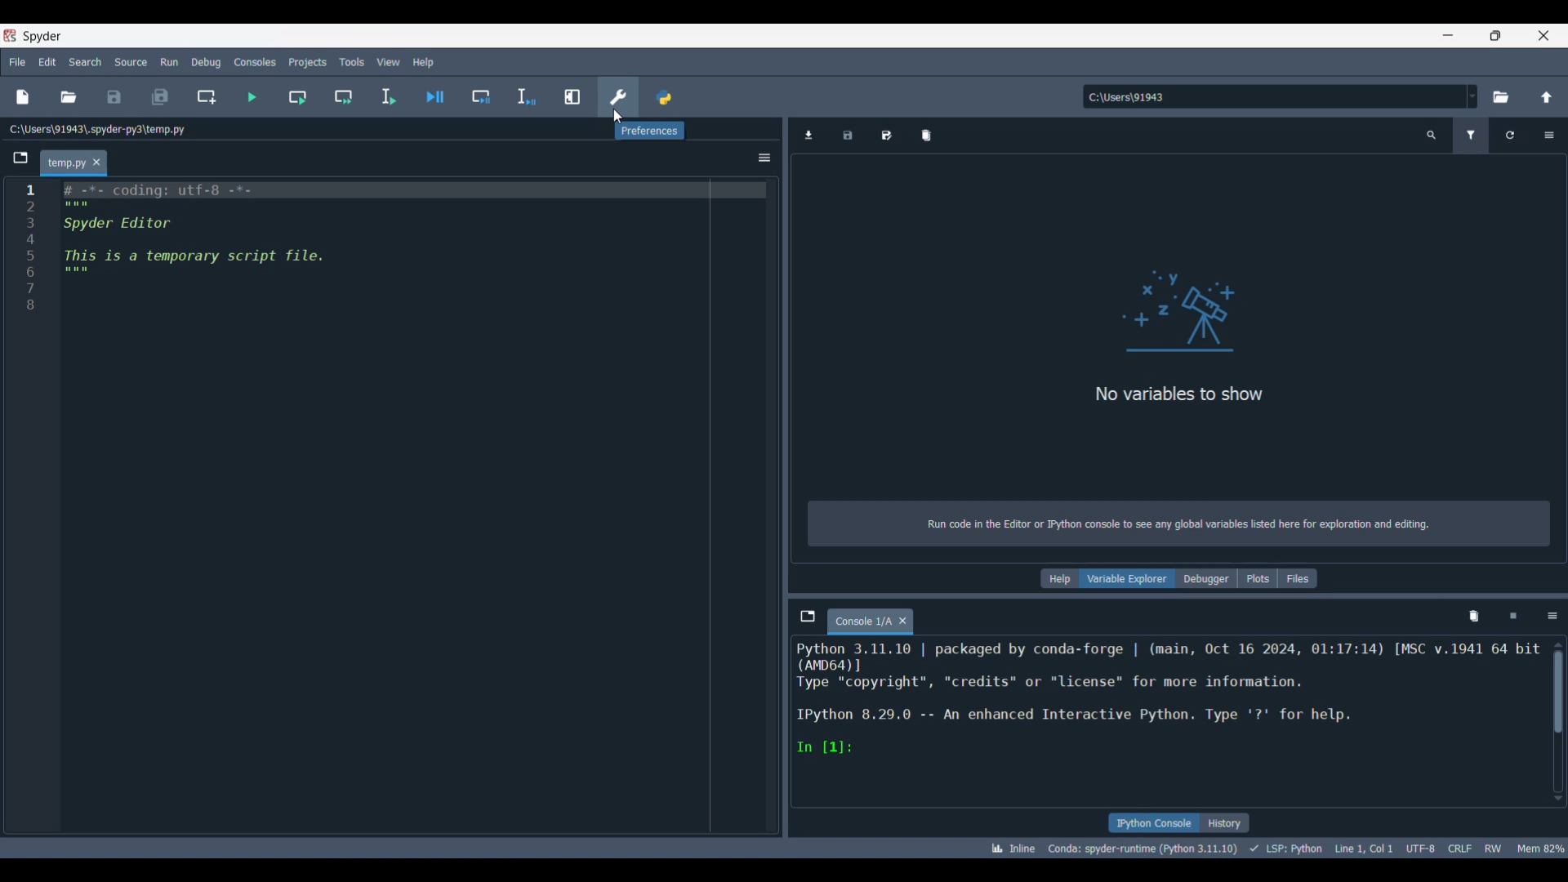 This screenshot has width=1568, height=882. I want to click on Vertical slide bar, so click(1558, 721).